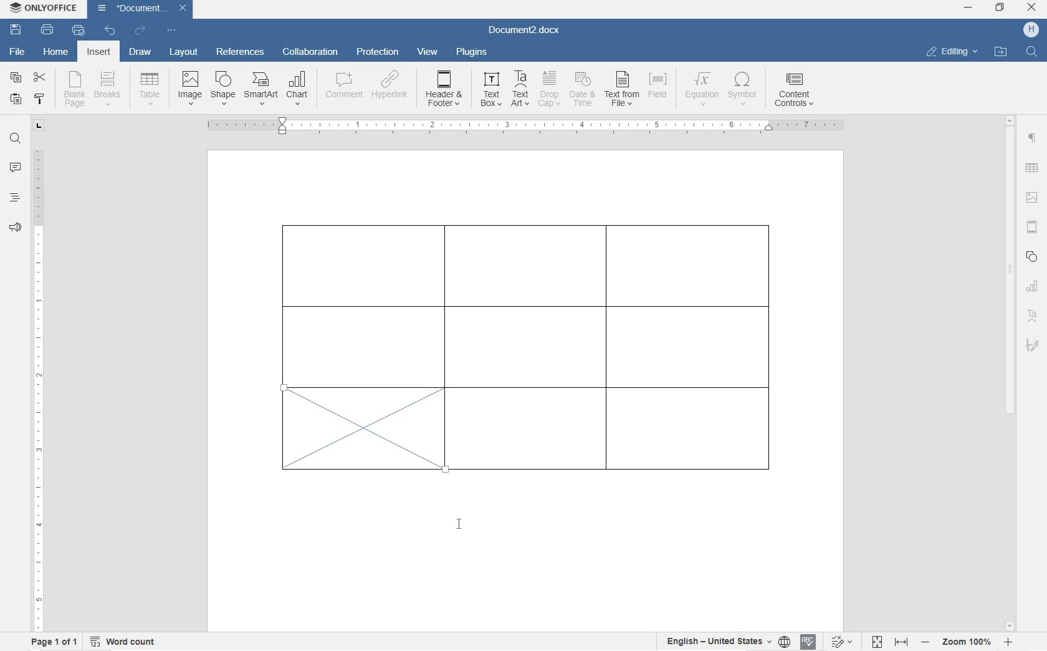 The image size is (1047, 651). Describe the element at coordinates (171, 30) in the screenshot. I see `customize quick access toolbar` at that location.